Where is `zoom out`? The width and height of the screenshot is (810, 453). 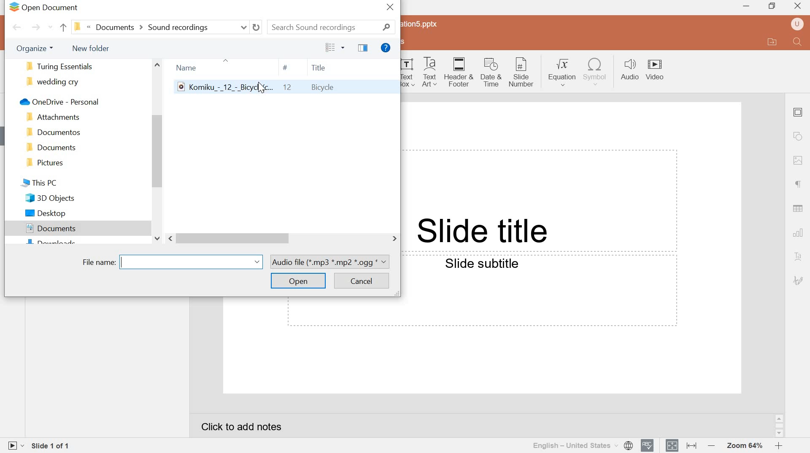 zoom out is located at coordinates (710, 445).